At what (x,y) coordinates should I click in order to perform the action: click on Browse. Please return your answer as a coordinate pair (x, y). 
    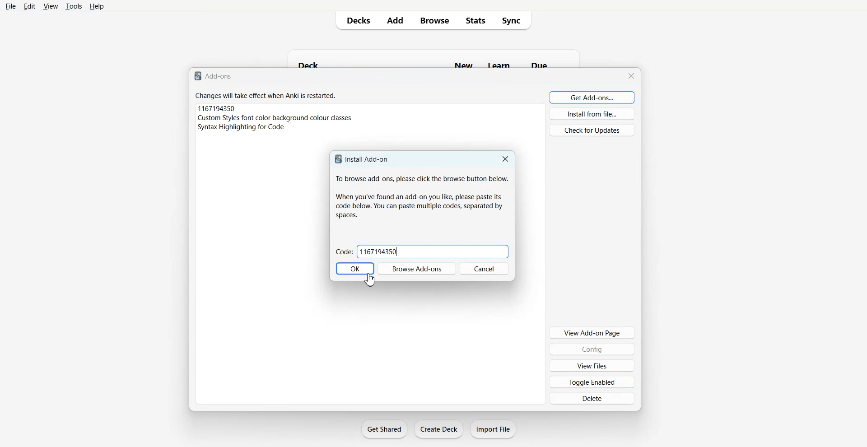
    Looking at the image, I should click on (435, 21).